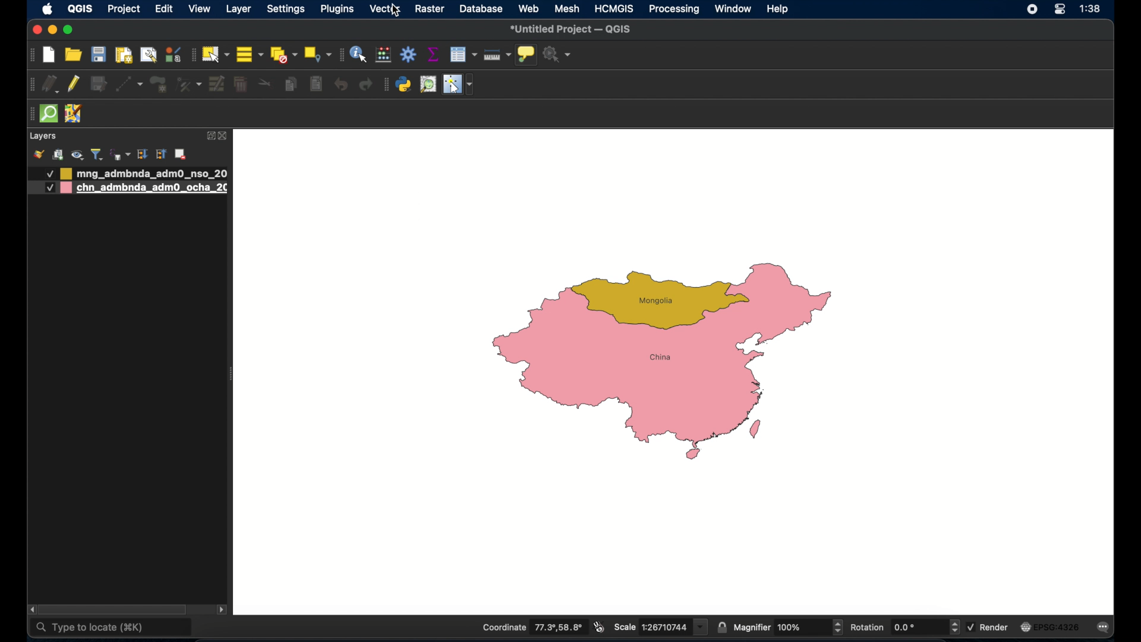  What do you see at coordinates (533, 628) in the screenshot?
I see `coordinate` at bounding box center [533, 628].